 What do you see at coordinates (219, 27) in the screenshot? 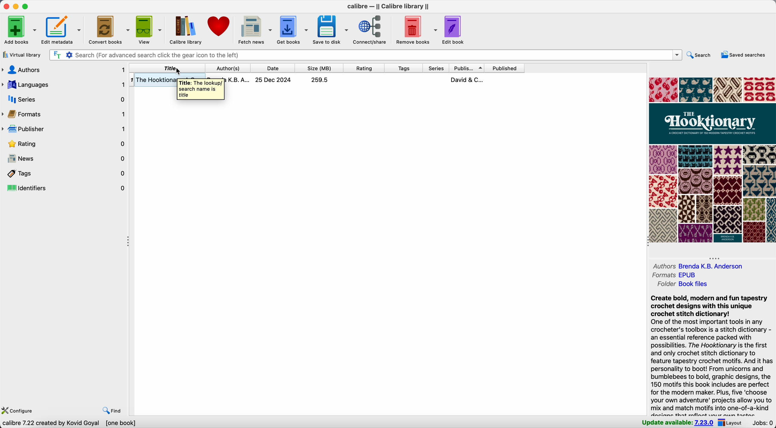
I see `donate` at bounding box center [219, 27].